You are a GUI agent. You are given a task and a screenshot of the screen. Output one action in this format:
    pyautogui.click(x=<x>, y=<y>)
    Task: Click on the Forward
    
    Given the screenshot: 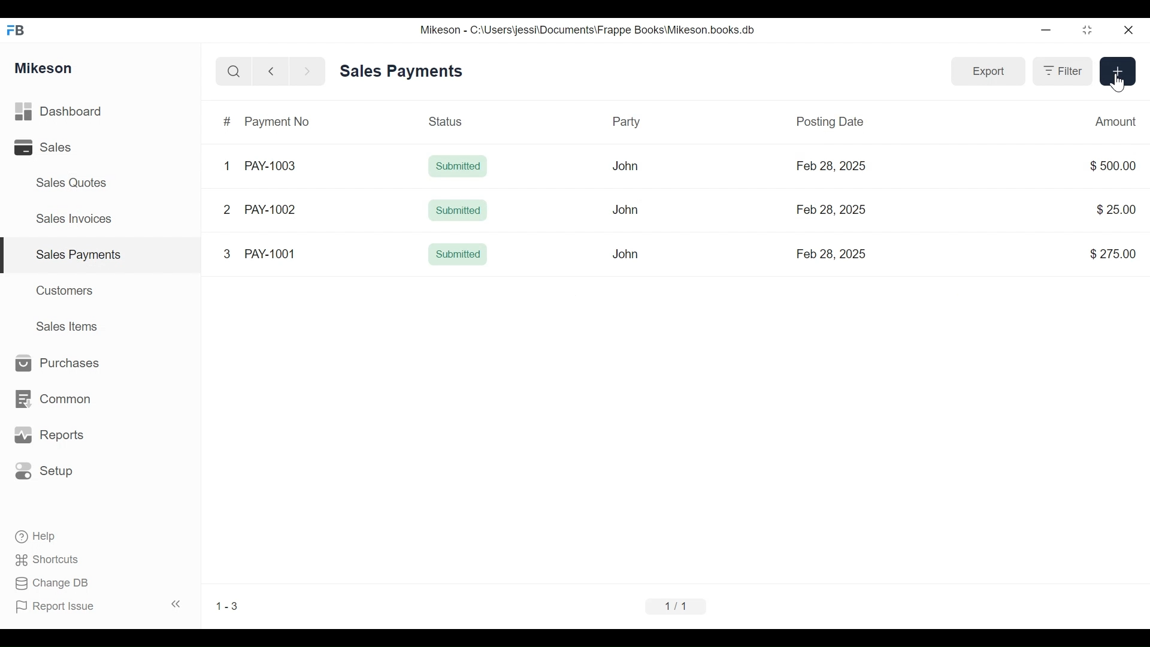 What is the action you would take?
    pyautogui.click(x=311, y=71)
    